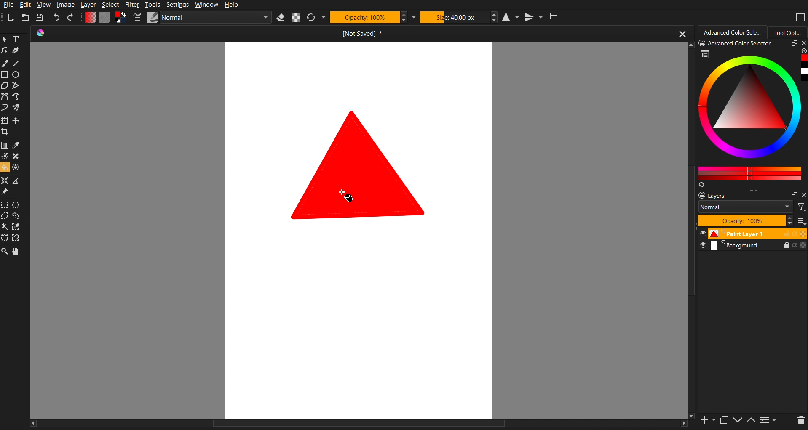 The width and height of the screenshot is (808, 430). What do you see at coordinates (5, 74) in the screenshot?
I see `rectangle tool` at bounding box center [5, 74].